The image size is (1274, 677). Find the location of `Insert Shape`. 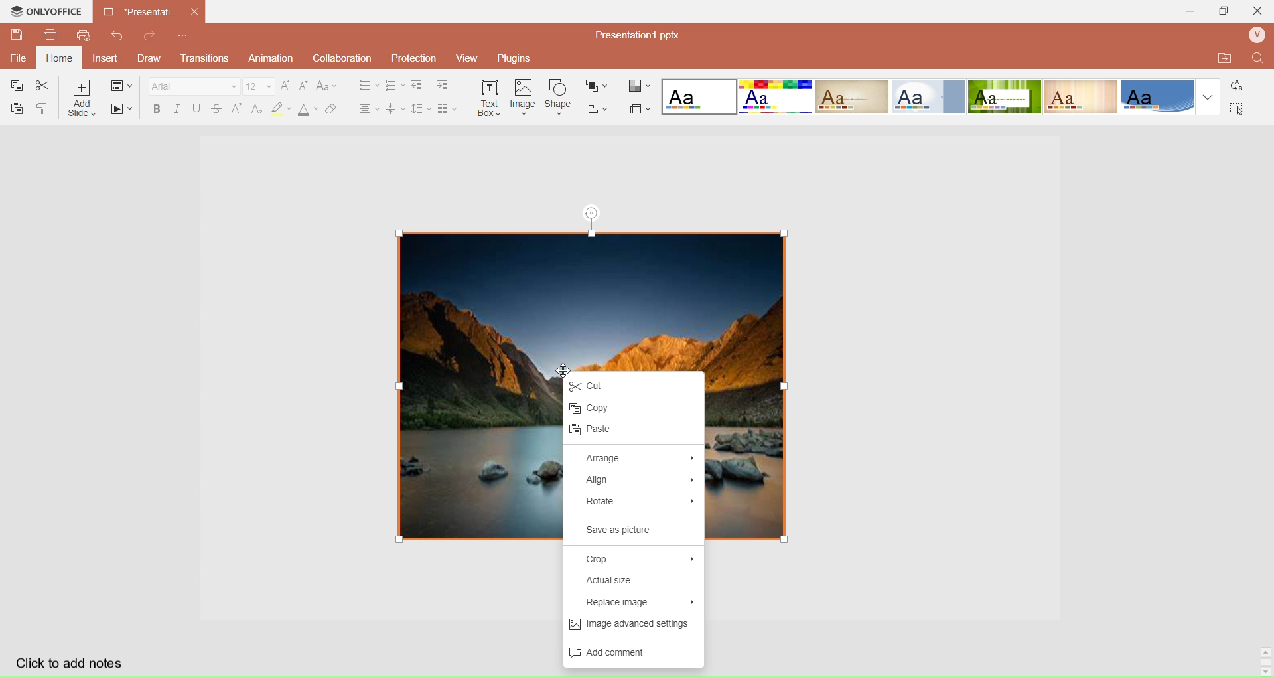

Insert Shape is located at coordinates (559, 98).